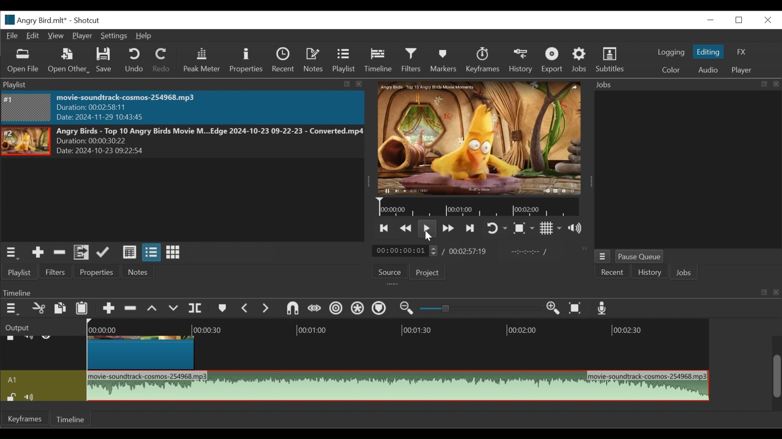 The width and height of the screenshot is (782, 439). What do you see at coordinates (520, 61) in the screenshot?
I see `History` at bounding box center [520, 61].